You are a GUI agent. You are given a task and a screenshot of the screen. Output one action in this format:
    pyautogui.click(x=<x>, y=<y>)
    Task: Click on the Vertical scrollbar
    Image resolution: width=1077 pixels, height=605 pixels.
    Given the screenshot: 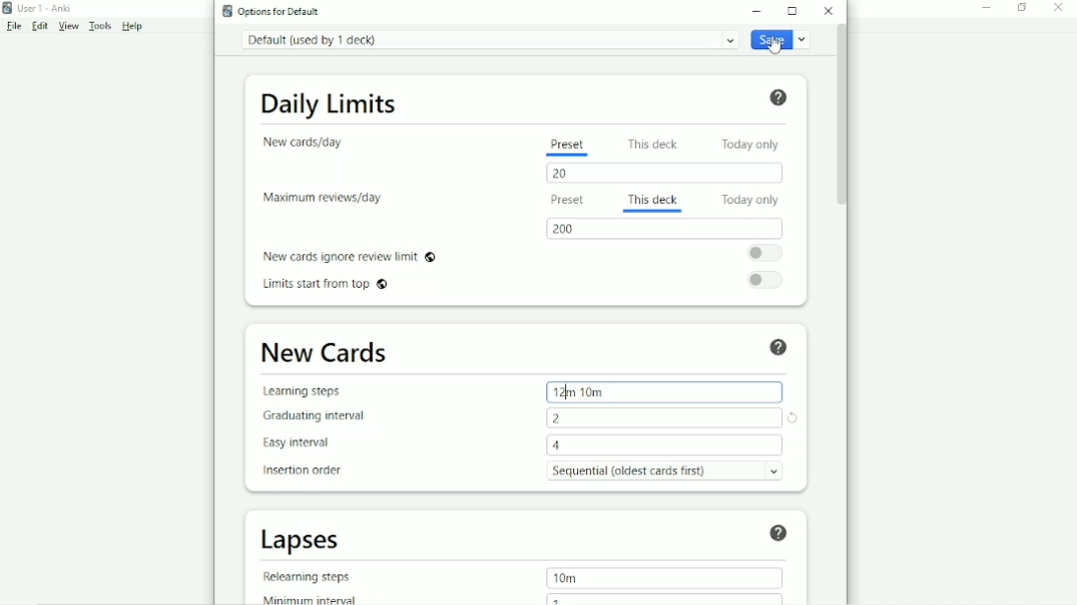 What is the action you would take?
    pyautogui.click(x=842, y=123)
    